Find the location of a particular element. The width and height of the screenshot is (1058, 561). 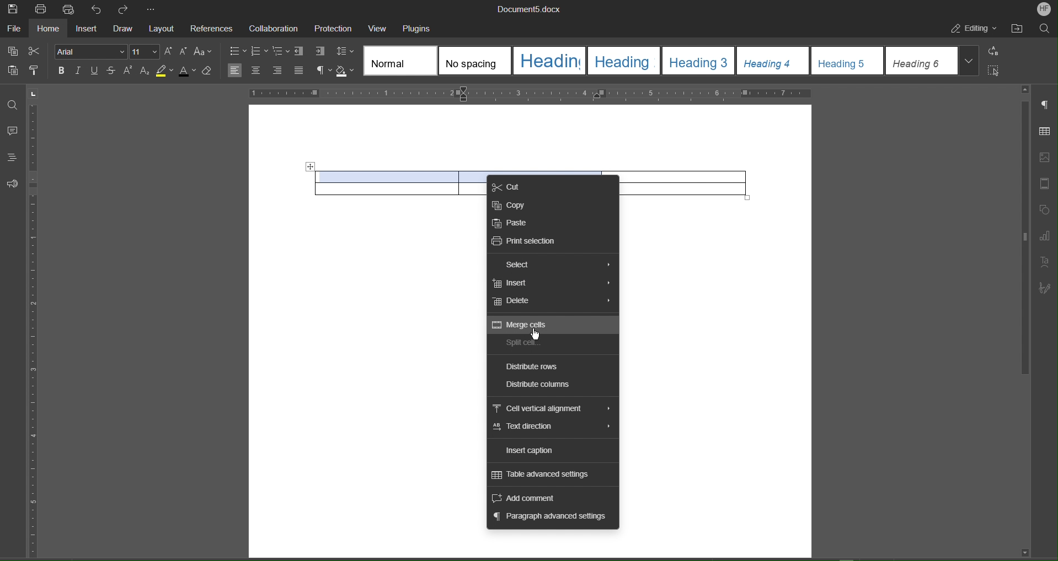

bullets is located at coordinates (237, 52).